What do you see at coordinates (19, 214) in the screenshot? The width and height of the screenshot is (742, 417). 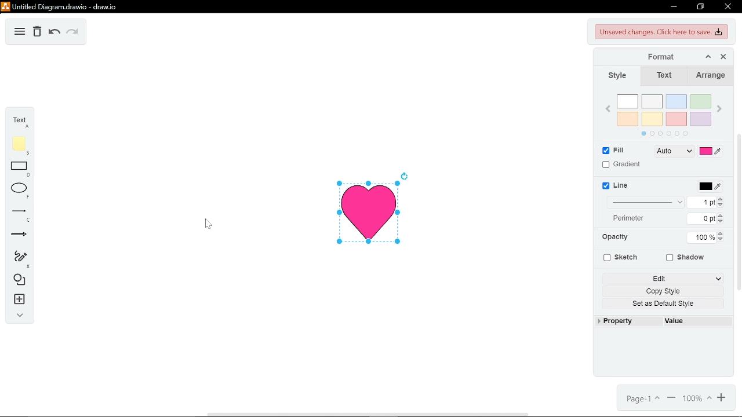 I see `lines` at bounding box center [19, 214].